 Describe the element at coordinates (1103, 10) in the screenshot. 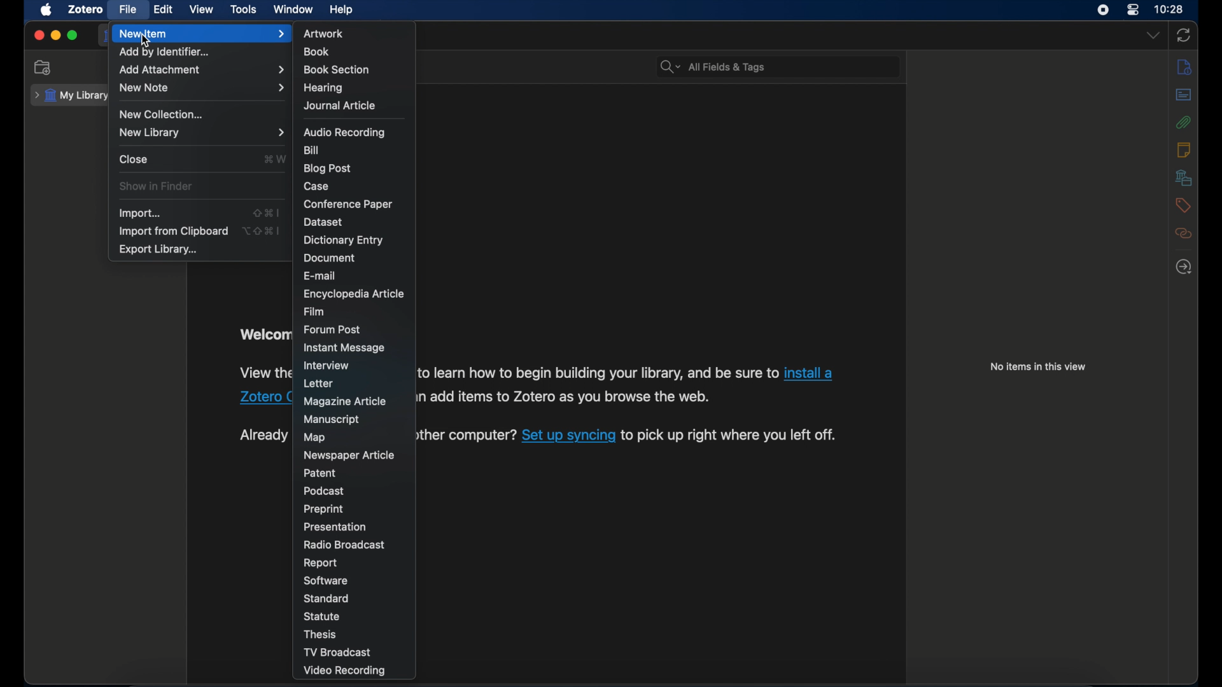

I see `screen recorder` at that location.